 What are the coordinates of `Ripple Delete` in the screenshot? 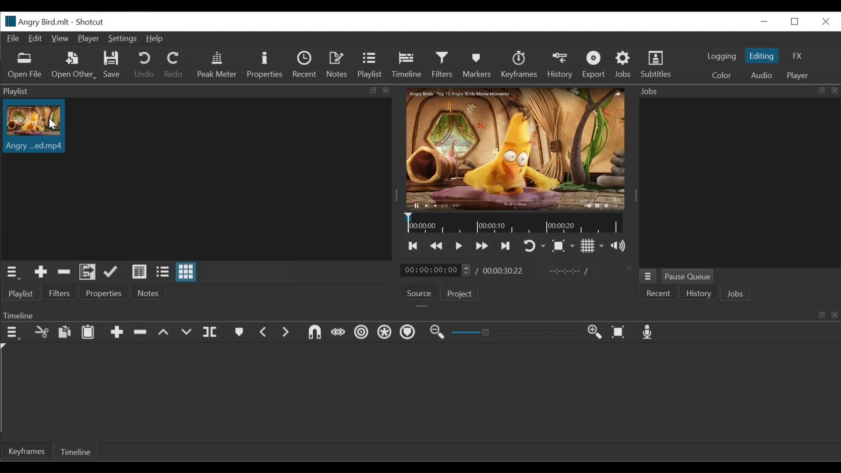 It's located at (140, 333).